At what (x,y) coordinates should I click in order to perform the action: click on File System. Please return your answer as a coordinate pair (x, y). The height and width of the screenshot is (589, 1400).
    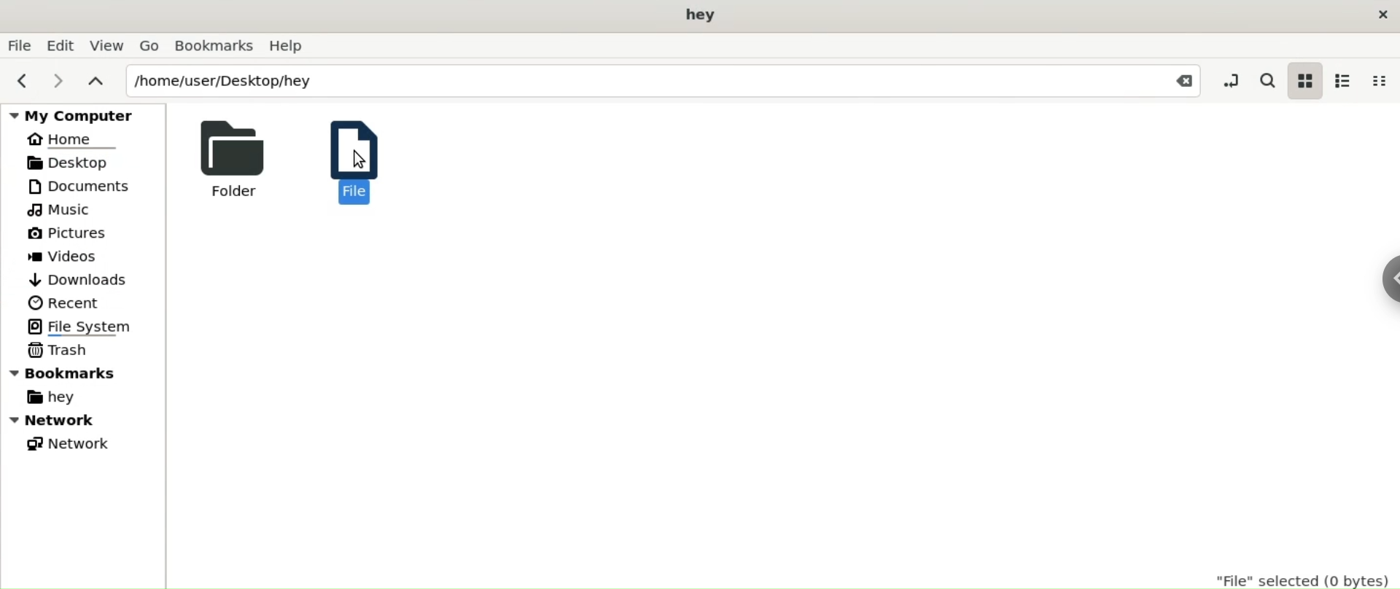
    Looking at the image, I should click on (89, 325).